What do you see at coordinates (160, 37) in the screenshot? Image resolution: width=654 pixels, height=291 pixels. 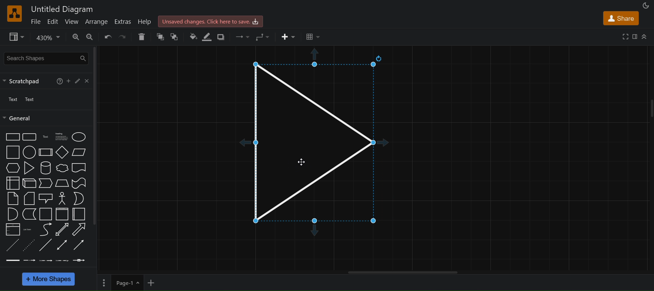 I see `to front` at bounding box center [160, 37].